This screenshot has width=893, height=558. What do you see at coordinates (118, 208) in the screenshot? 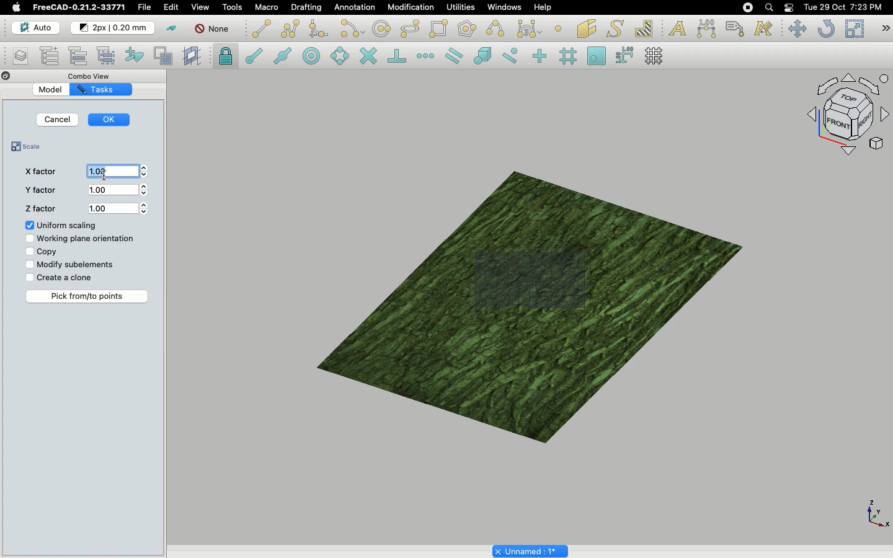
I see `100` at bounding box center [118, 208].